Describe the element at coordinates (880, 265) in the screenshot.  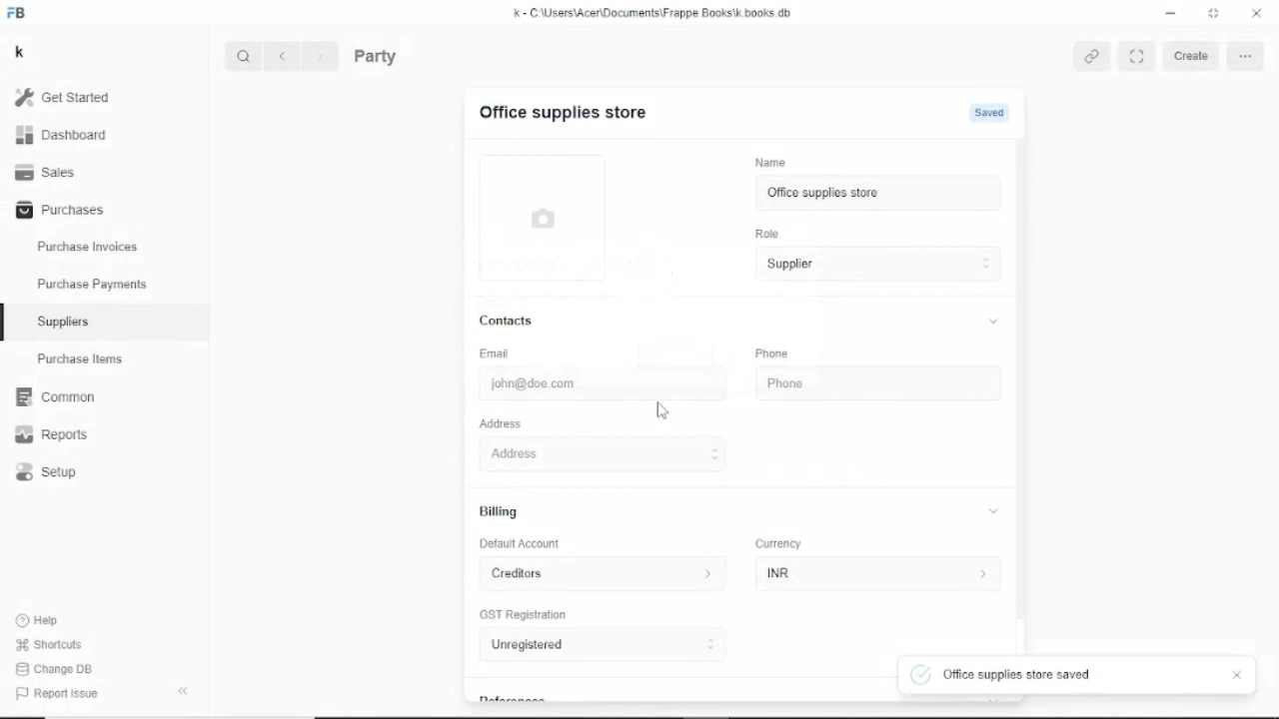
I see `Supplier` at that location.